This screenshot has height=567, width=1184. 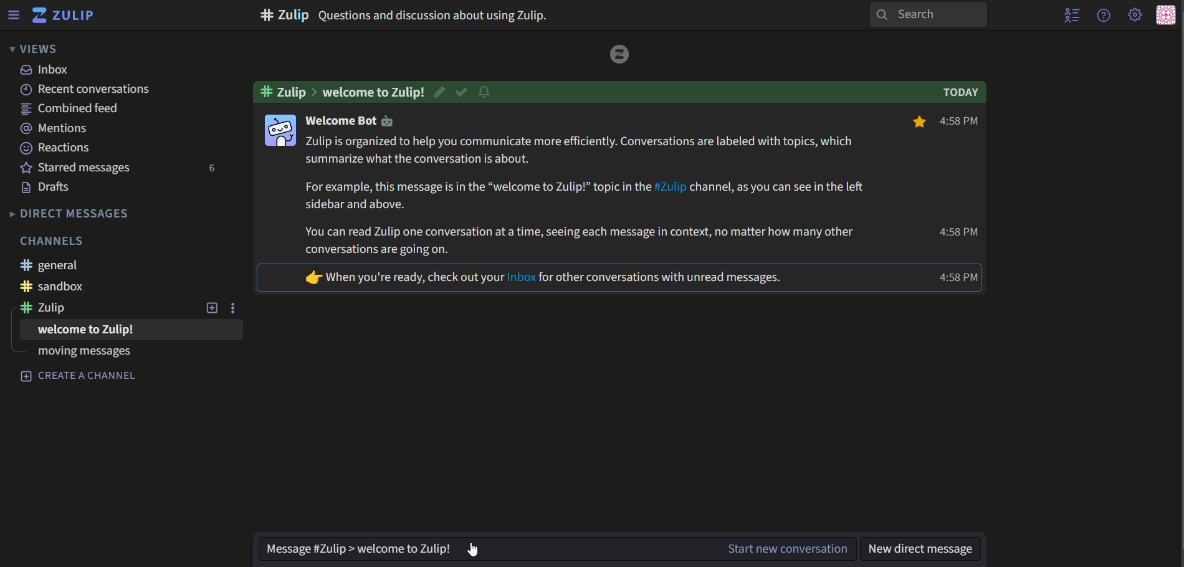 I want to click on text, so click(x=56, y=129).